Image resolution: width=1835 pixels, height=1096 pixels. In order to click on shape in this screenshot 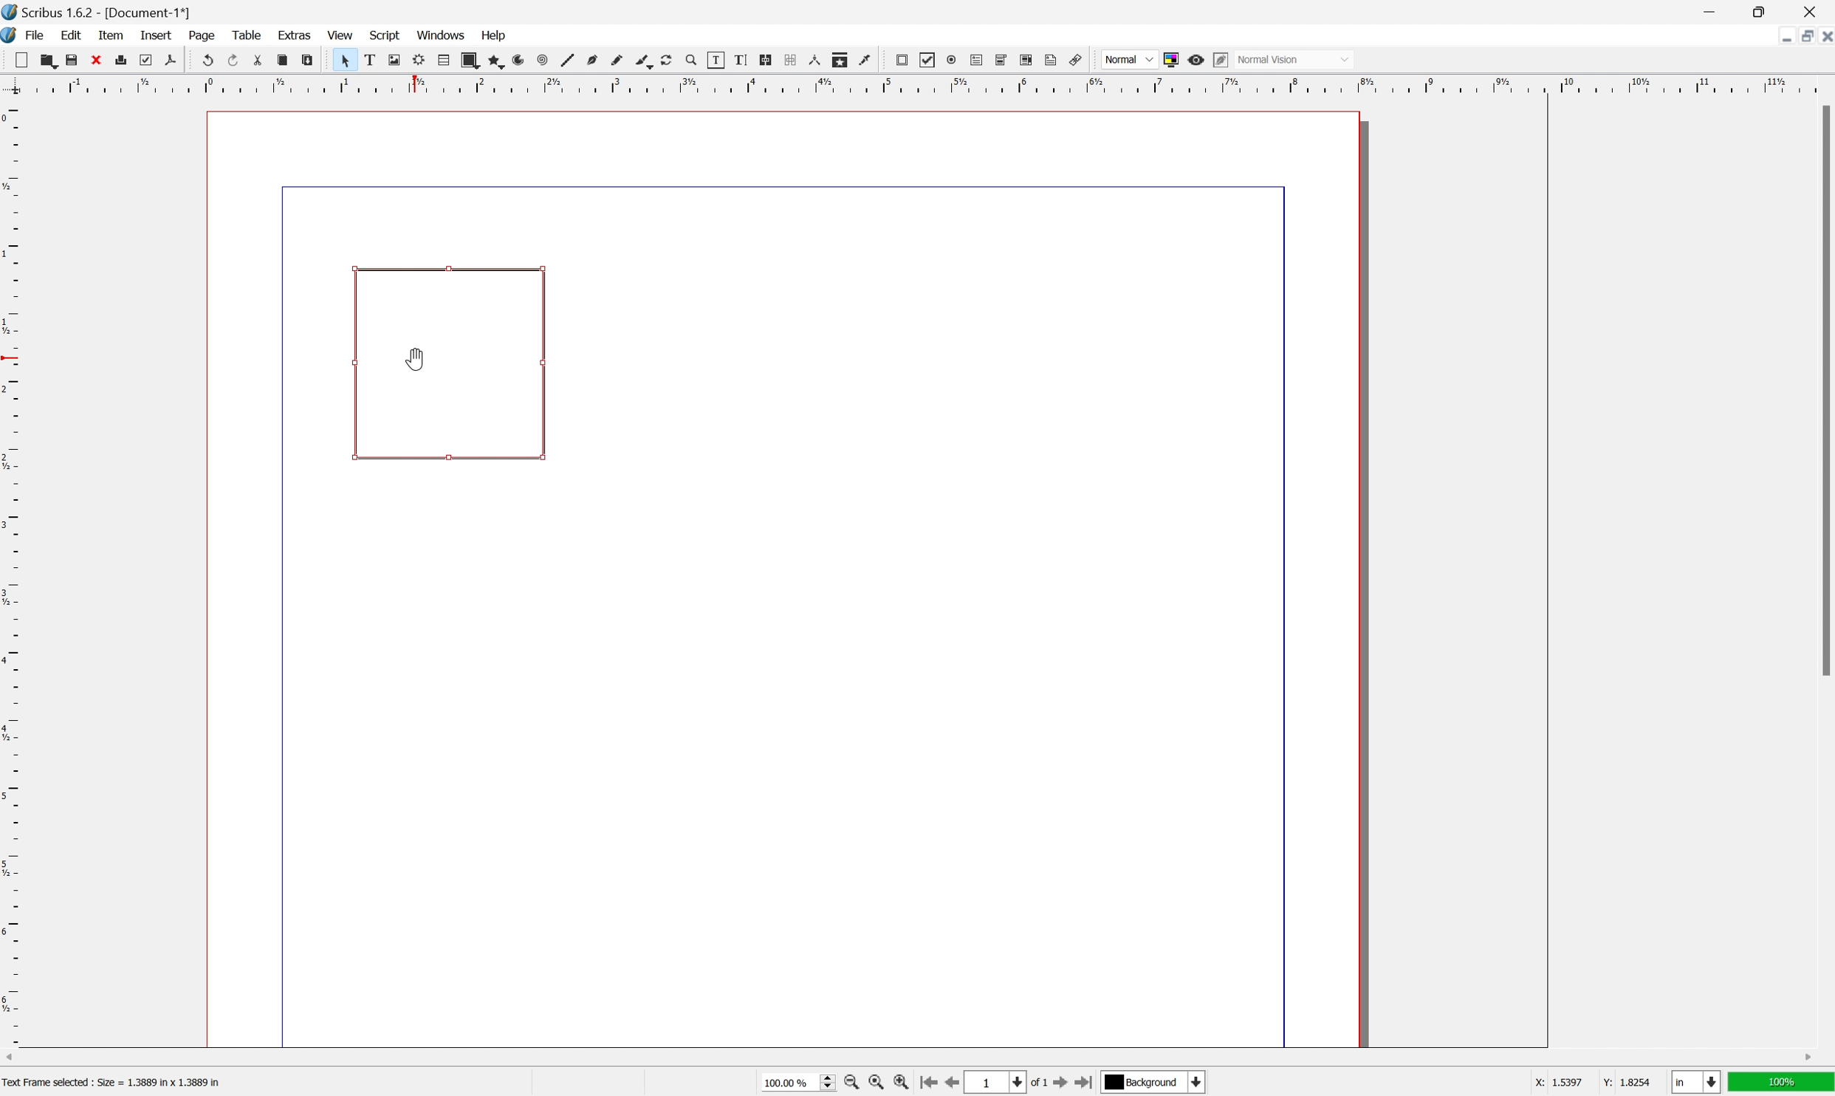, I will do `click(470, 61)`.